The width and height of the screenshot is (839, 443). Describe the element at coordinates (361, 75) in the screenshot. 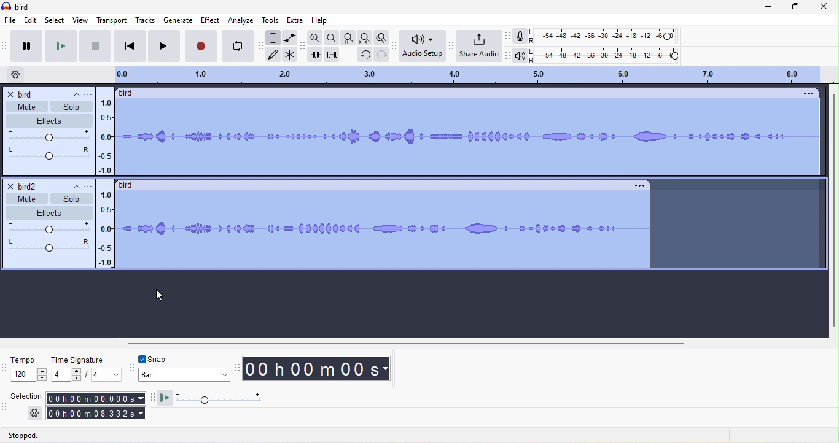

I see `click and drag to define a looping region` at that location.